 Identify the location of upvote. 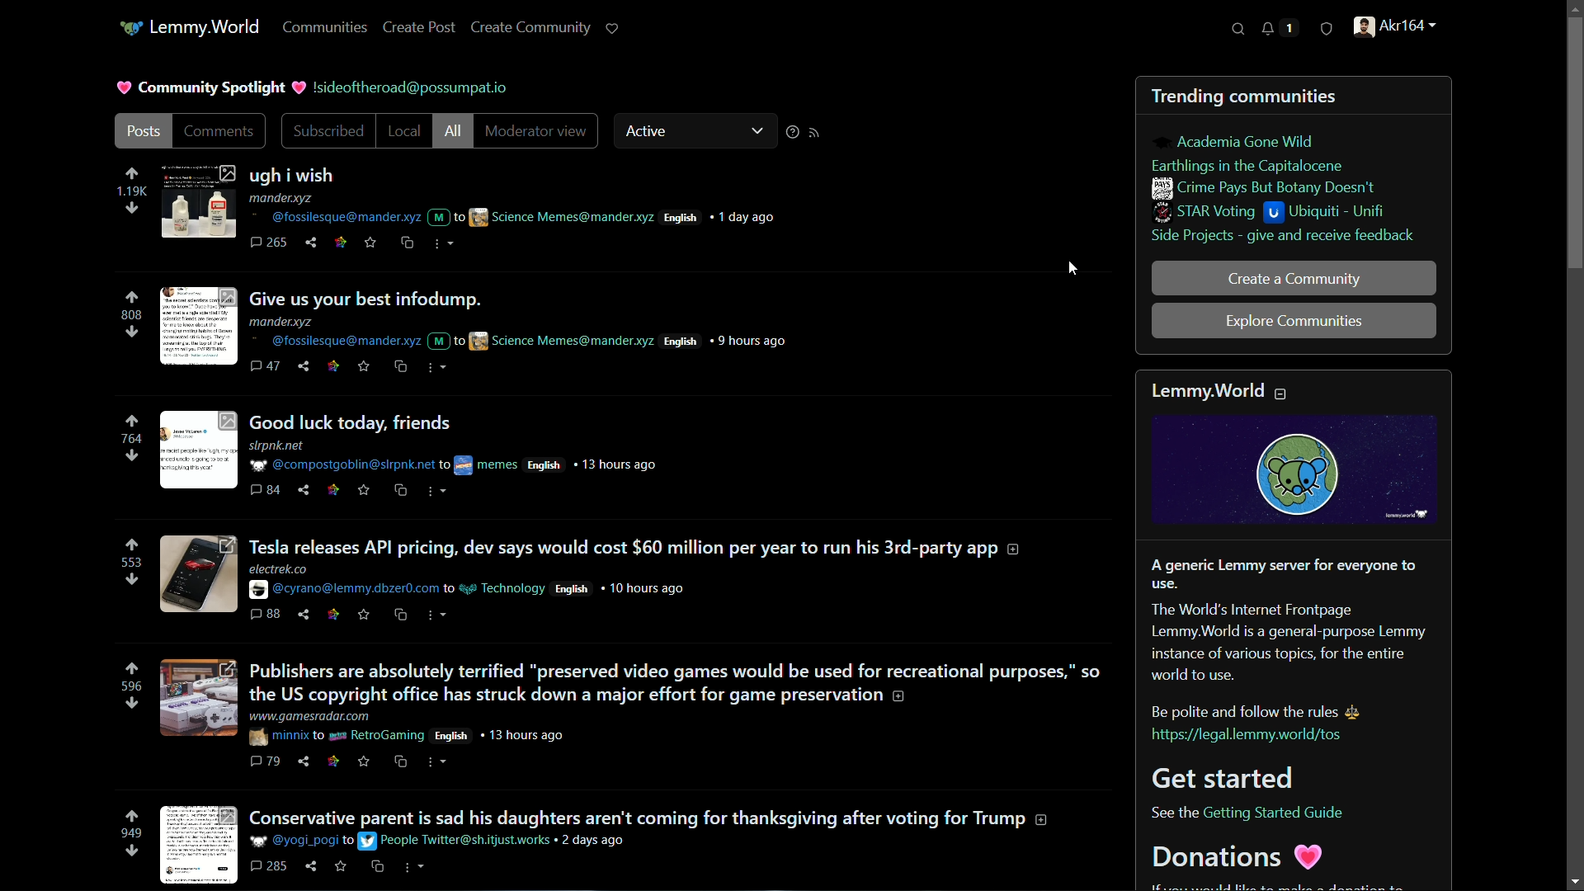
(133, 420).